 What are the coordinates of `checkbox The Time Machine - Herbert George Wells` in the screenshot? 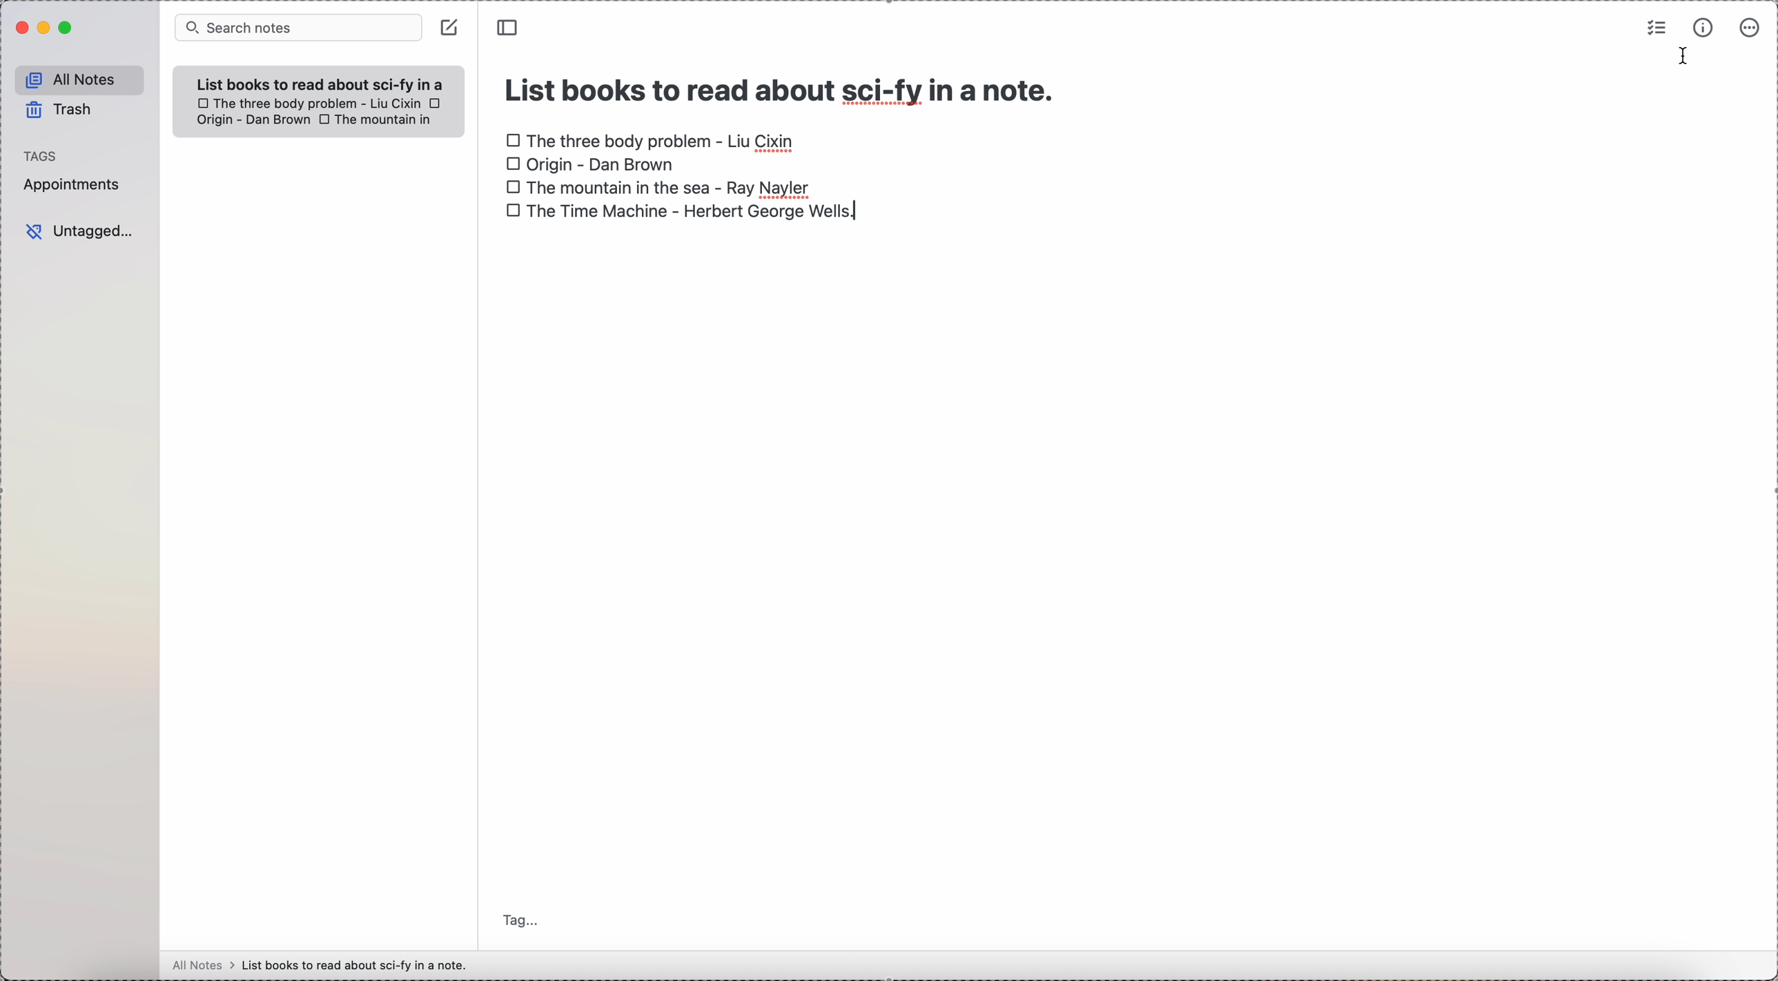 It's located at (685, 211).